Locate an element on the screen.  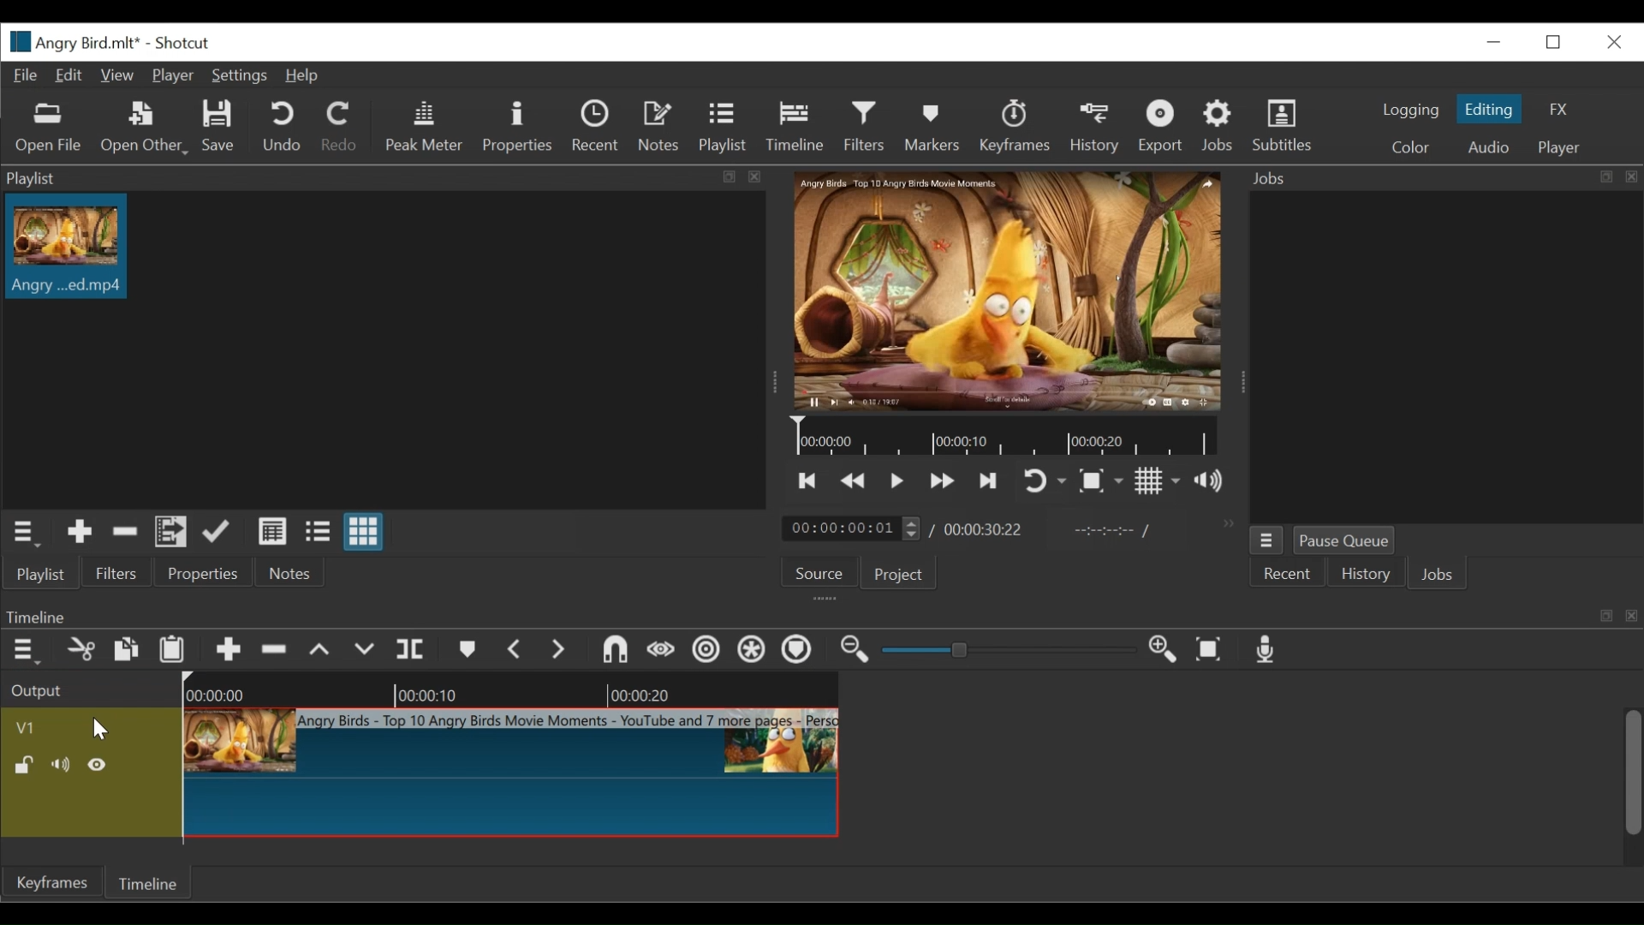
Overwrite is located at coordinates (366, 652).